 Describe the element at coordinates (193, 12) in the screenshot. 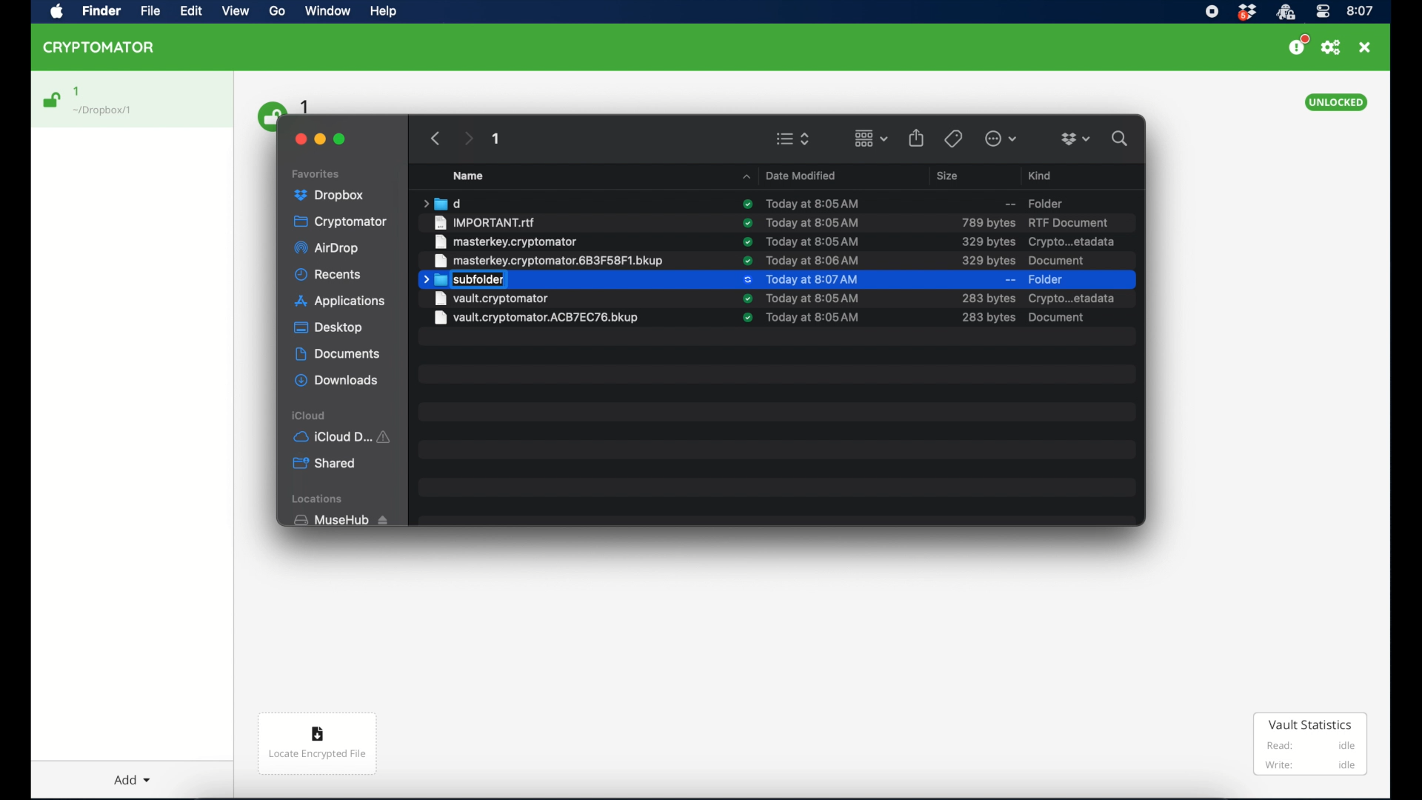

I see `Edit` at that location.